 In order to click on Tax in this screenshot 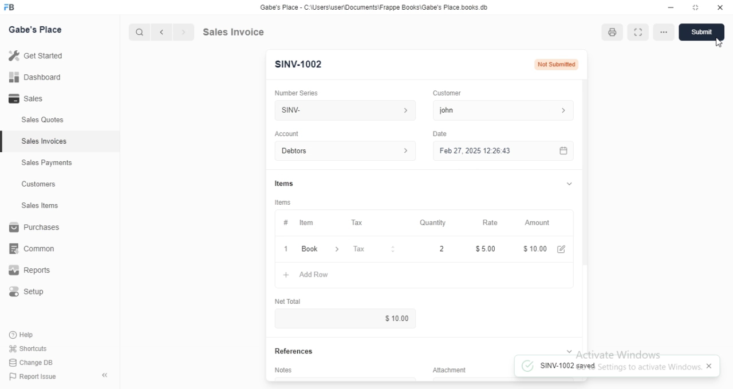, I will do `click(376, 249)`.